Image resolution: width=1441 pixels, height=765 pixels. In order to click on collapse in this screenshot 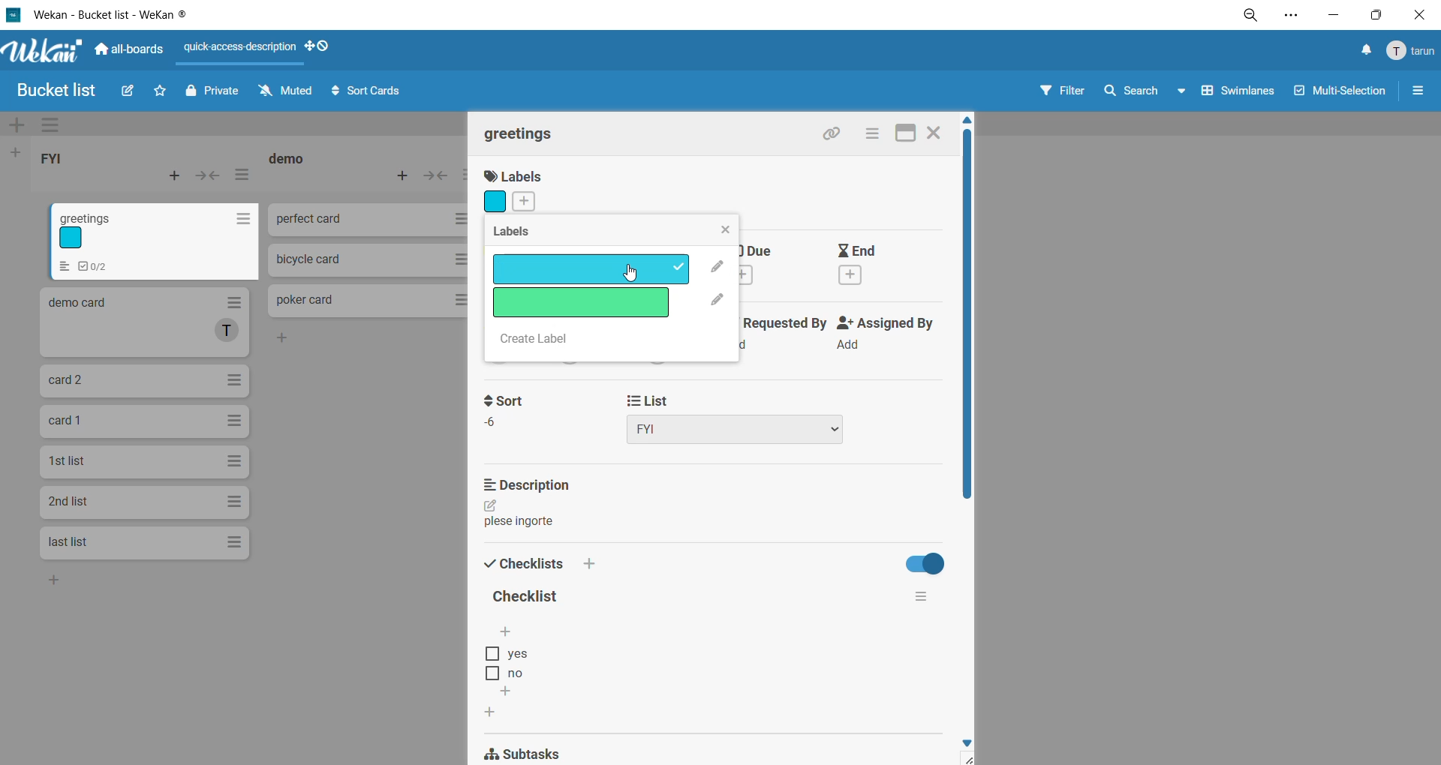, I will do `click(210, 175)`.